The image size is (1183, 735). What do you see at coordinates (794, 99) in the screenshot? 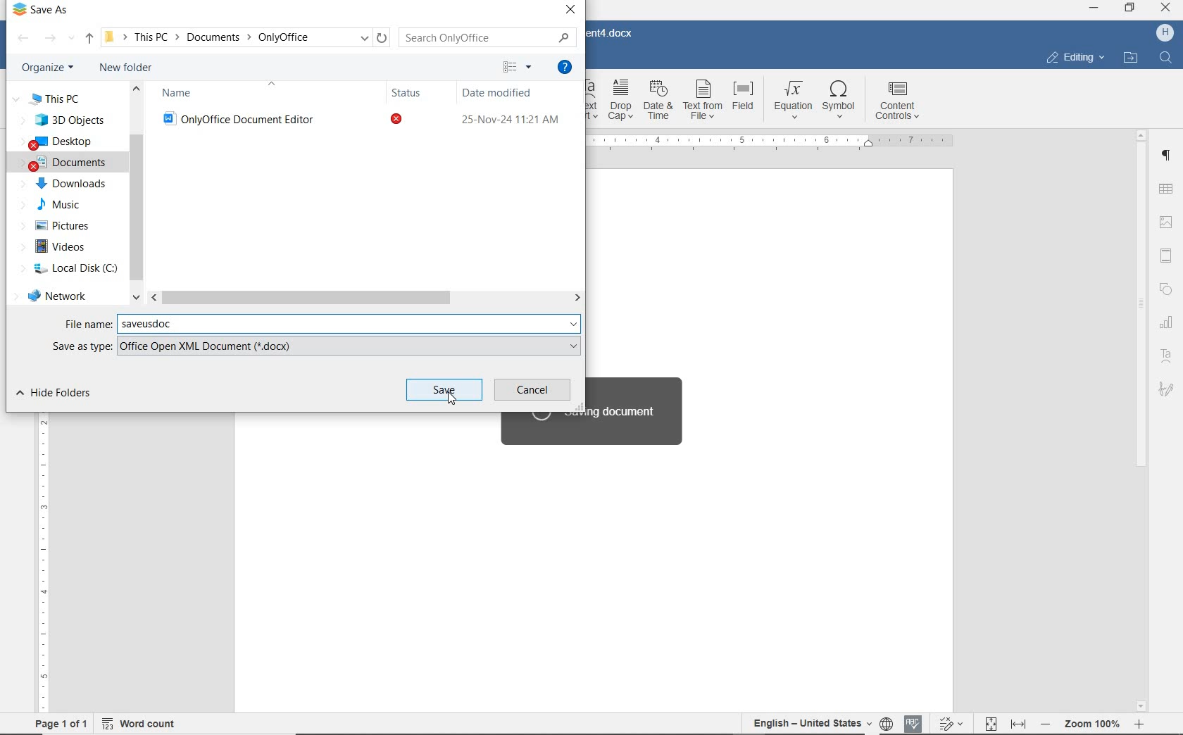
I see `equation` at bounding box center [794, 99].